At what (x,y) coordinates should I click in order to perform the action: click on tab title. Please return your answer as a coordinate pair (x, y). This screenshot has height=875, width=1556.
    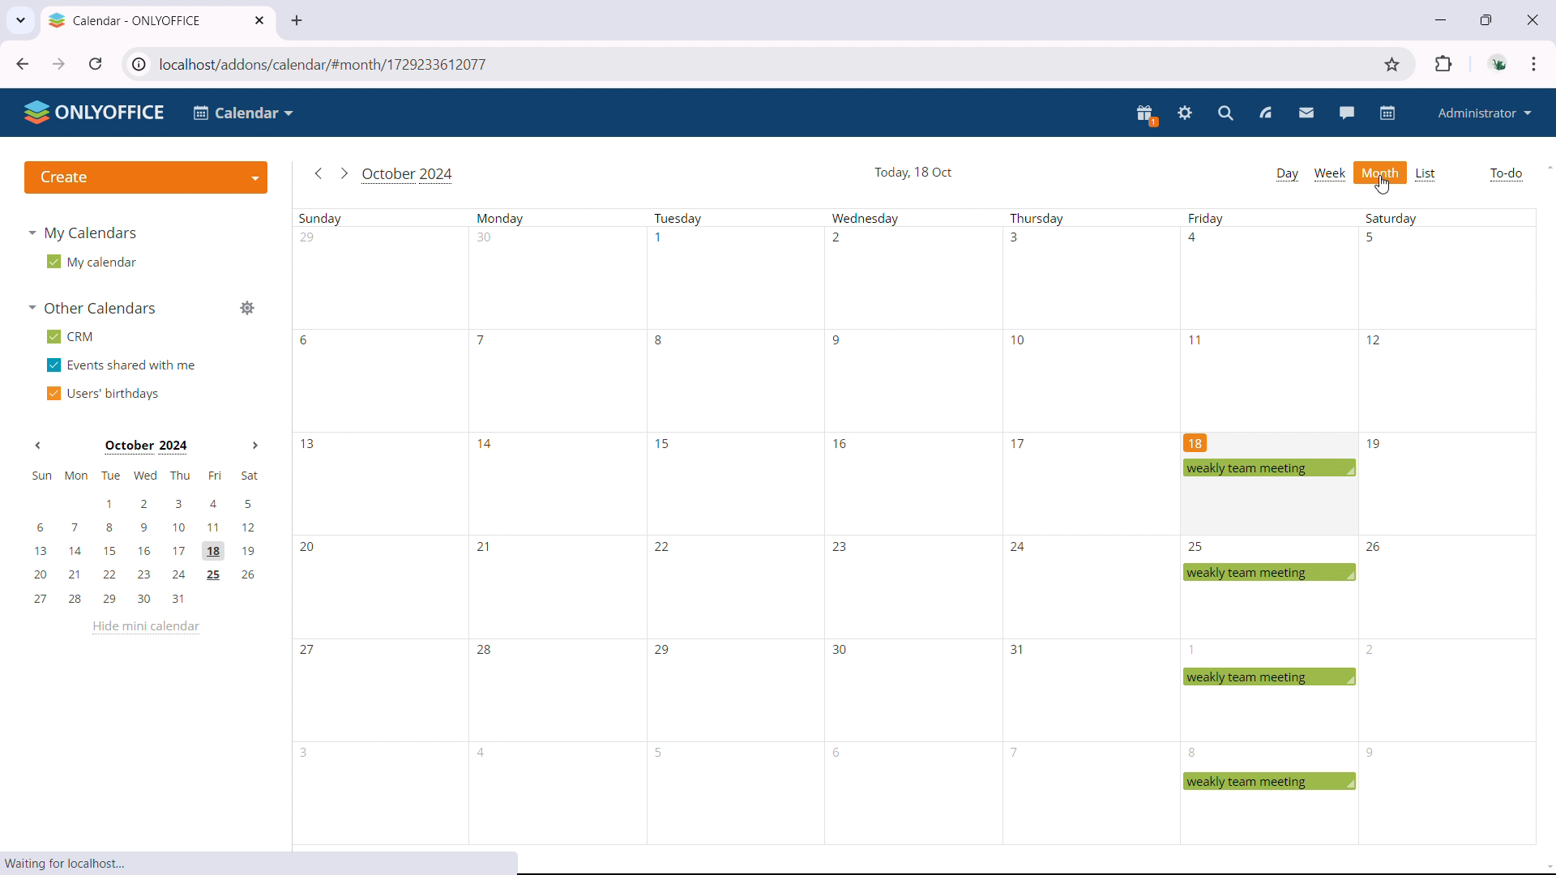
    Looking at the image, I should click on (126, 21).